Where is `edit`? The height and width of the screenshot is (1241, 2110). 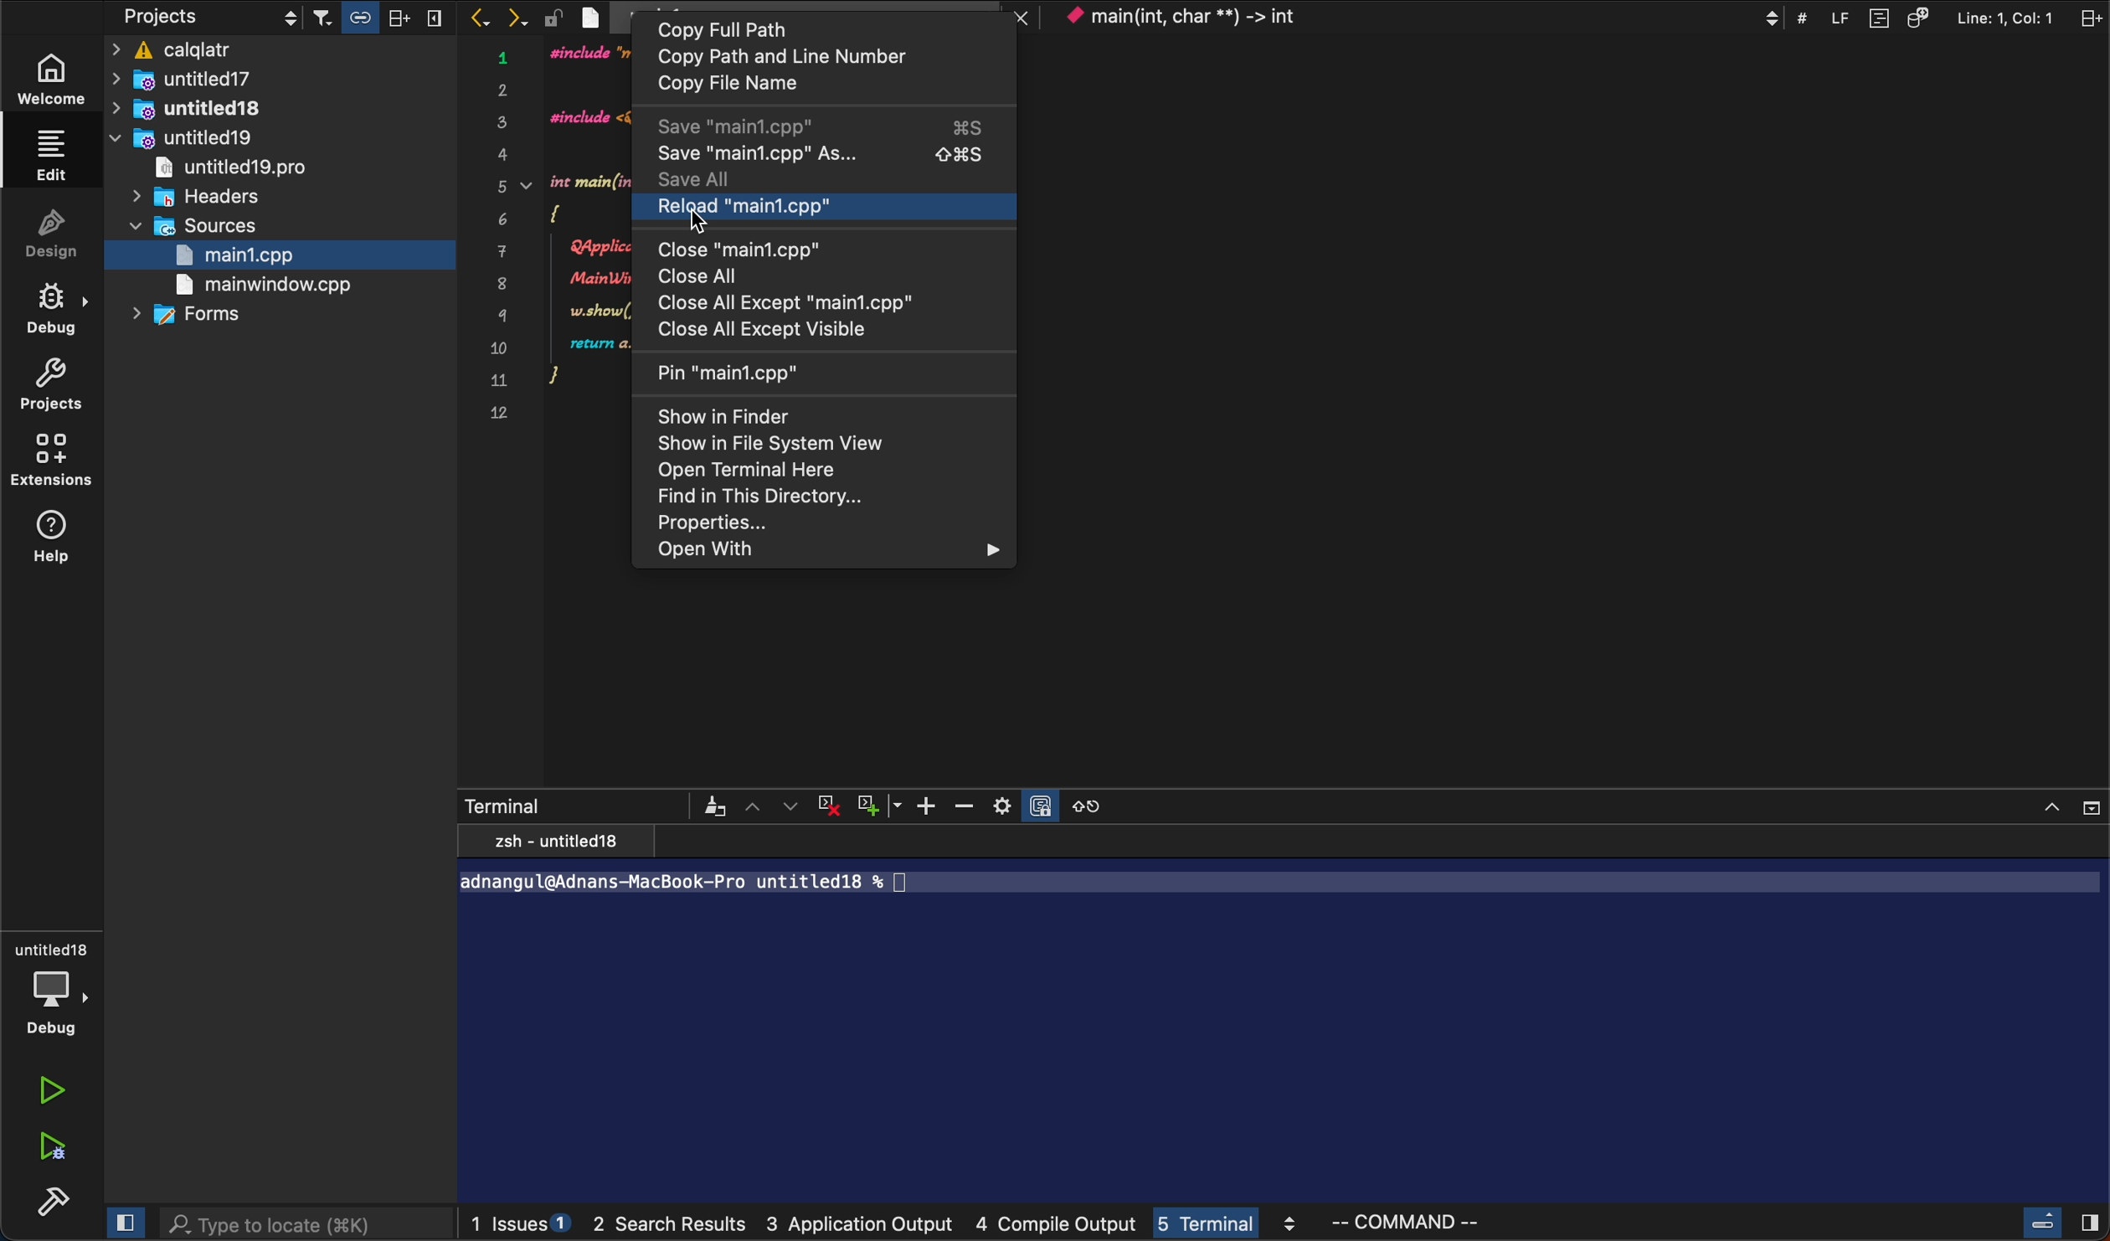 edit is located at coordinates (55, 152).